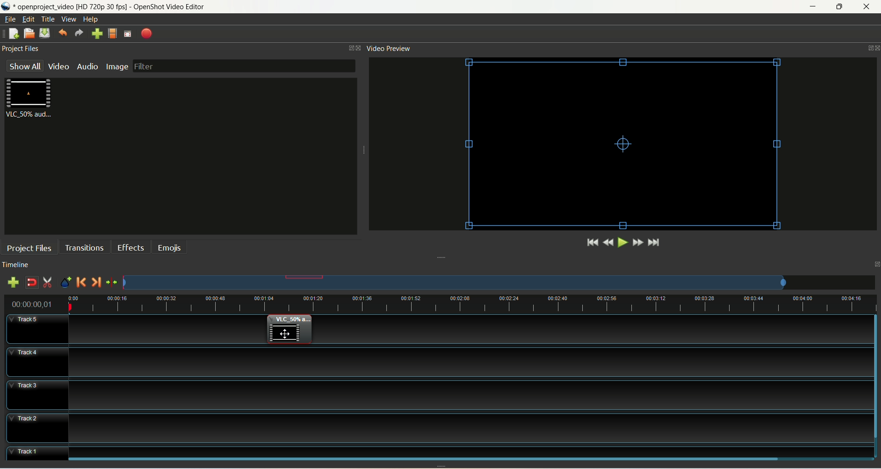 The width and height of the screenshot is (881, 469). What do you see at coordinates (609, 242) in the screenshot?
I see `rewind` at bounding box center [609, 242].